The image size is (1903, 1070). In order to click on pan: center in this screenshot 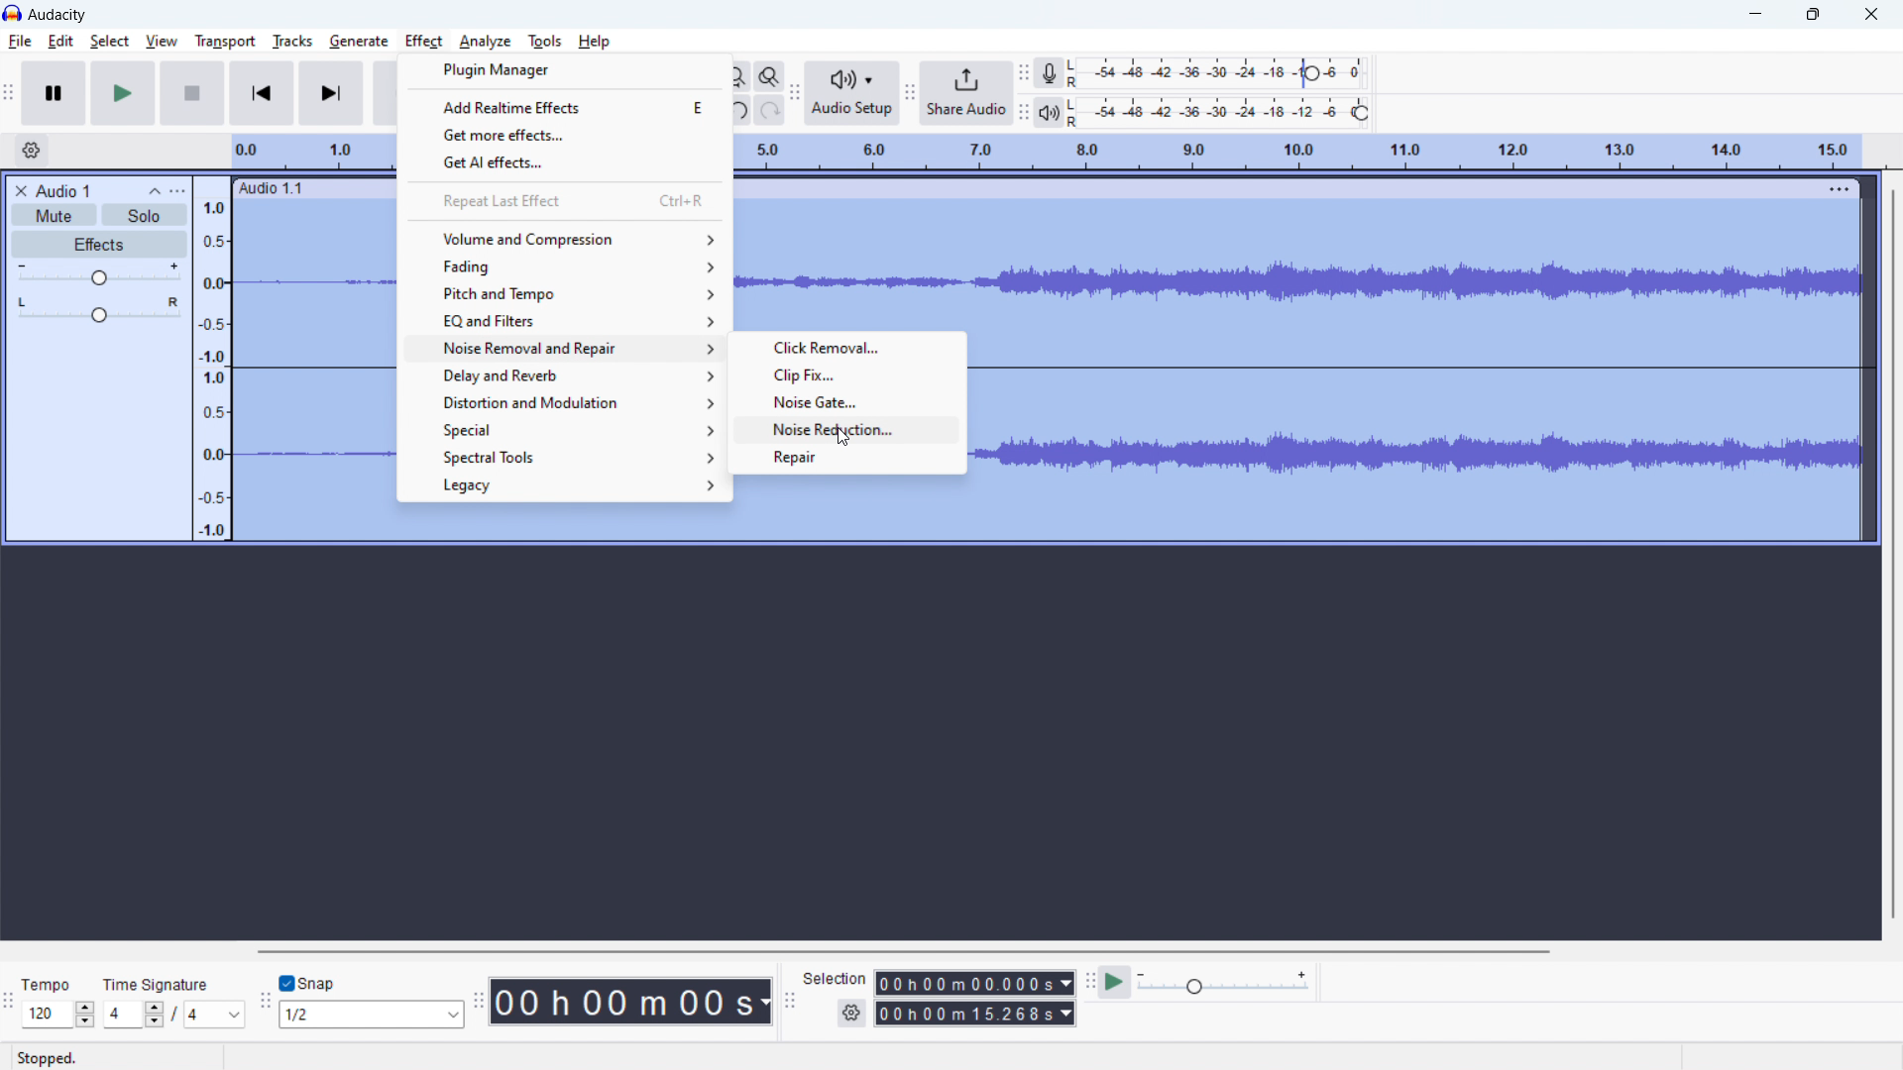, I will do `click(100, 309)`.